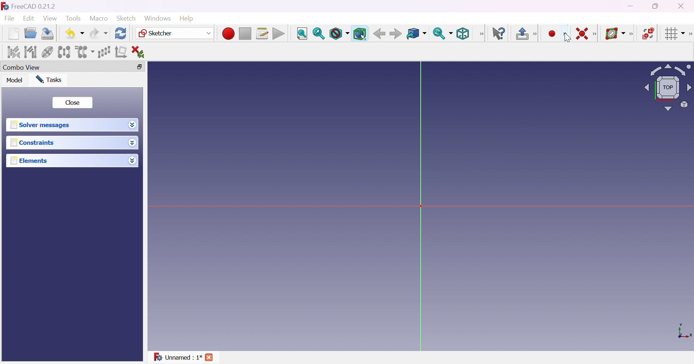 The image size is (694, 364). Describe the element at coordinates (480, 34) in the screenshot. I see `[View]` at that location.